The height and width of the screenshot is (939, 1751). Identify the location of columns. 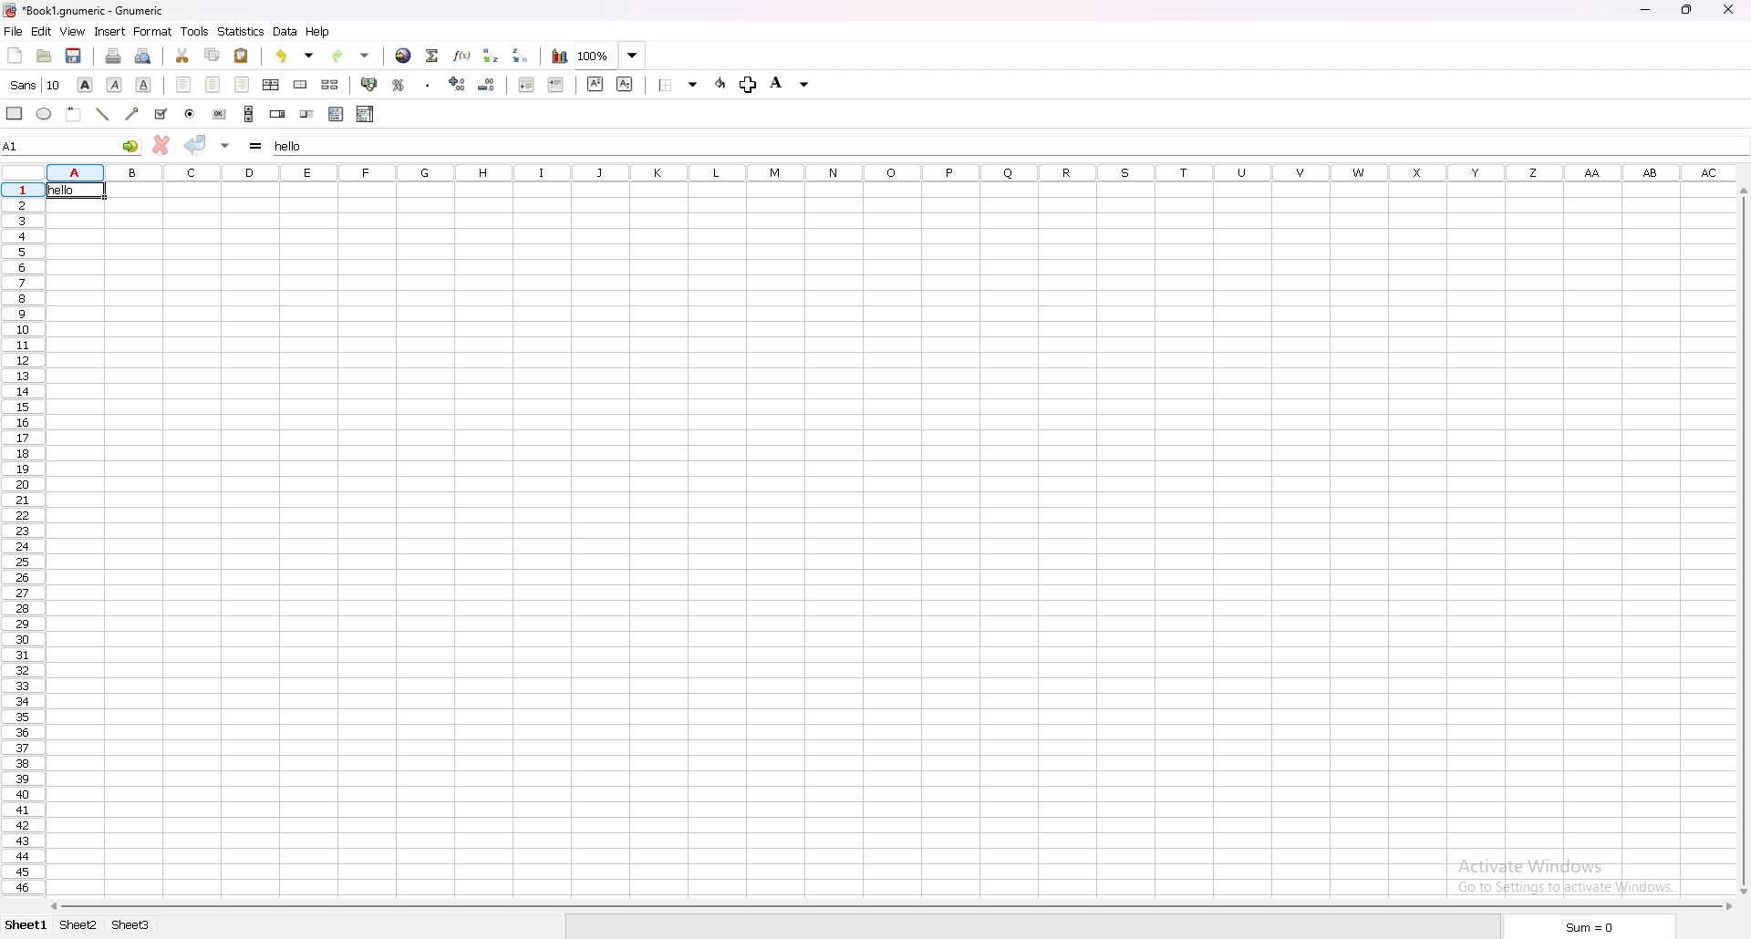
(890, 170).